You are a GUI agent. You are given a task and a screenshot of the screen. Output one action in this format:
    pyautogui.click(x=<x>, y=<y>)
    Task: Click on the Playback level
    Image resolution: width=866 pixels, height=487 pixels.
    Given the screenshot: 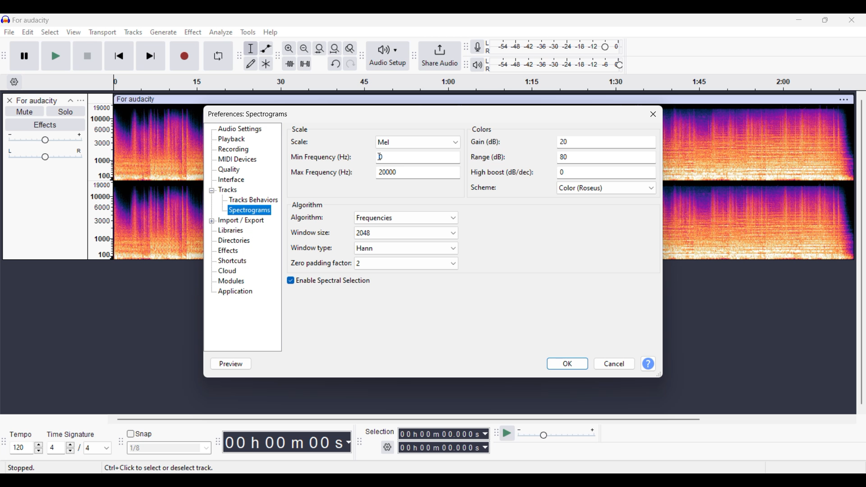 What is the action you would take?
    pyautogui.click(x=553, y=64)
    